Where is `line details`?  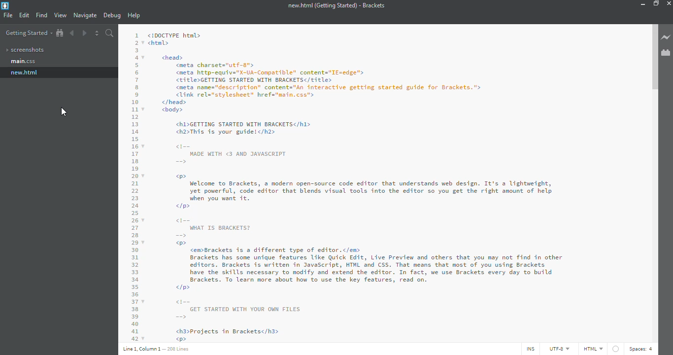
line details is located at coordinates (155, 349).